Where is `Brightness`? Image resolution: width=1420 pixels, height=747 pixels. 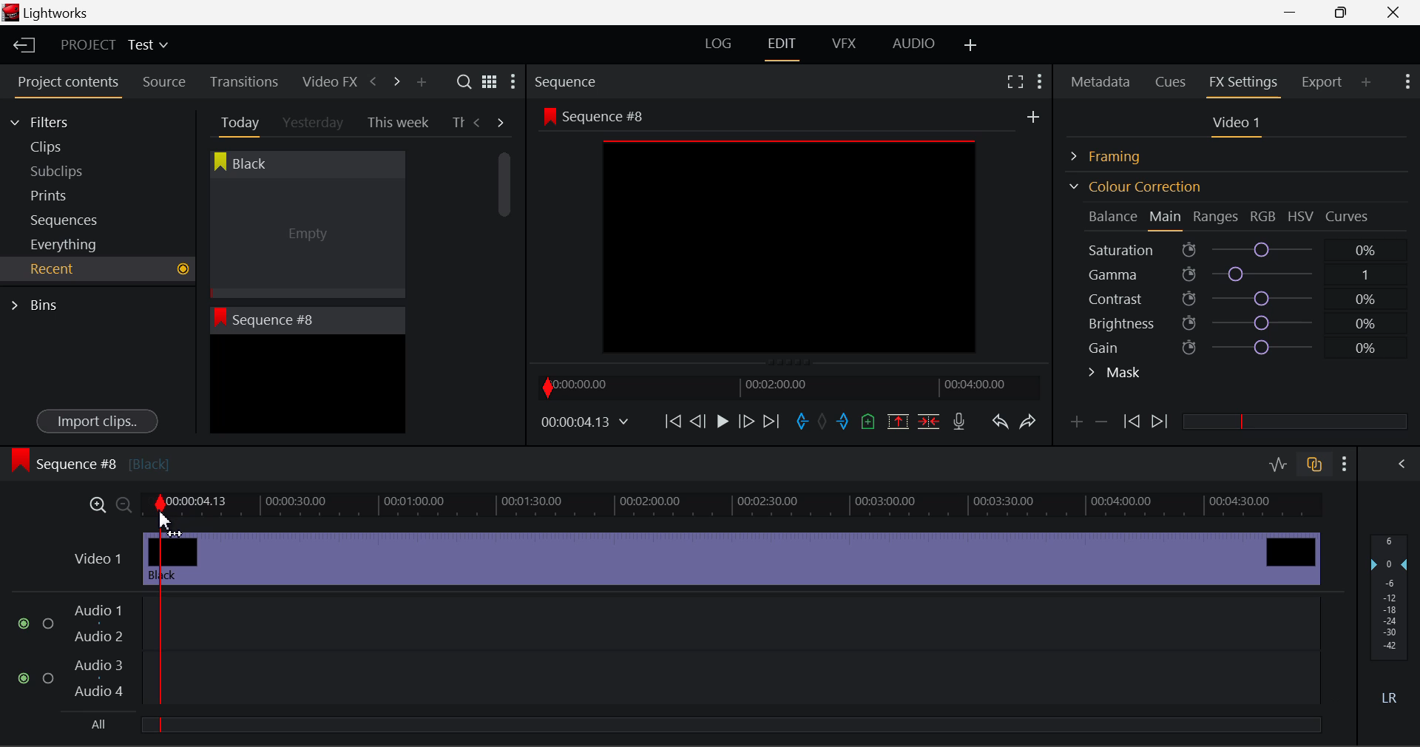 Brightness is located at coordinates (1238, 320).